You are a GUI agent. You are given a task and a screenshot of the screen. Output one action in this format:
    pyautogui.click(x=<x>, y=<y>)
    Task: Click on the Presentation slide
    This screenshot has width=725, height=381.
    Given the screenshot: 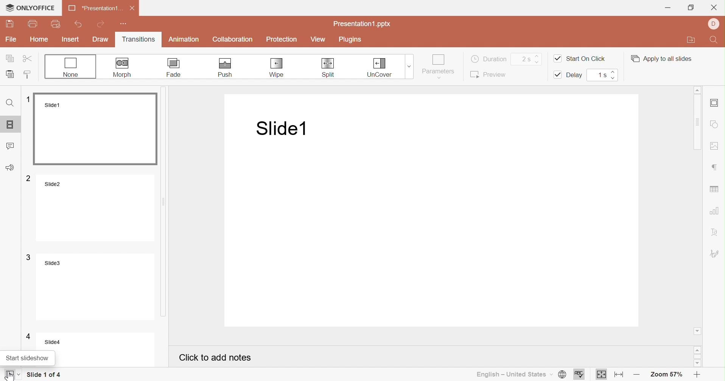 What is the action you would take?
    pyautogui.click(x=436, y=230)
    